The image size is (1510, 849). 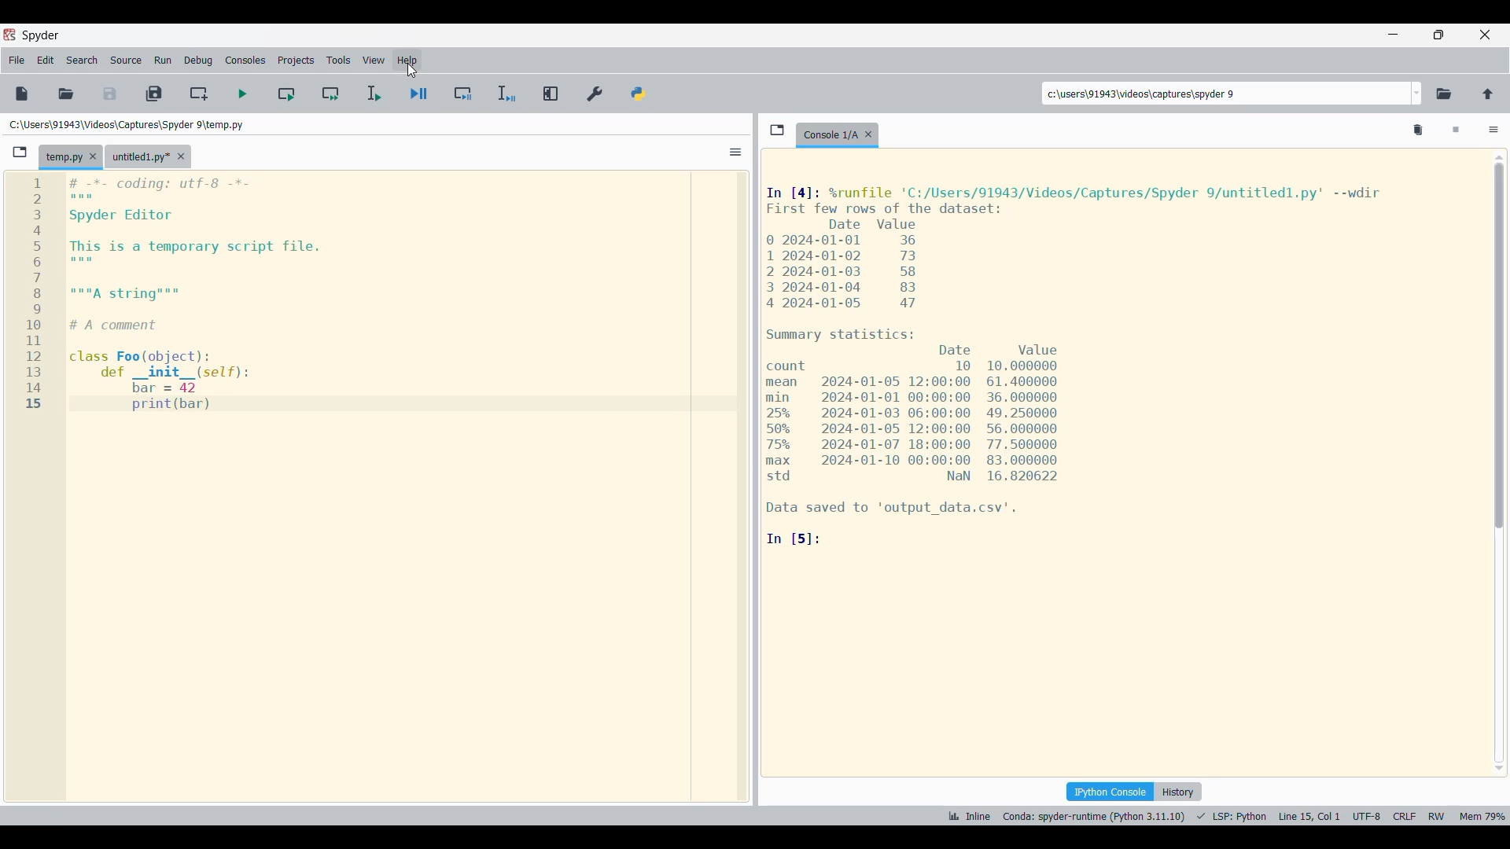 What do you see at coordinates (414, 70) in the screenshot?
I see `cursor` at bounding box center [414, 70].